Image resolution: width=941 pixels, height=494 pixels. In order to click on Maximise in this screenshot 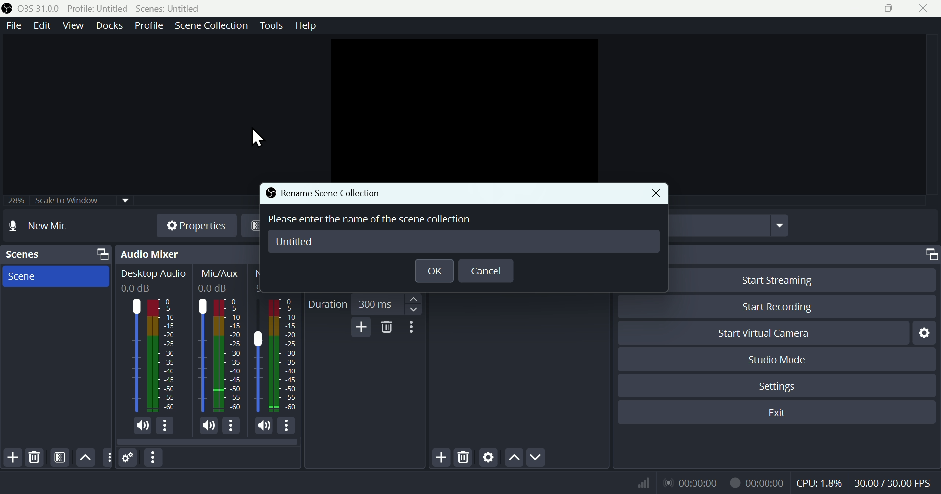, I will do `click(891, 10)`.